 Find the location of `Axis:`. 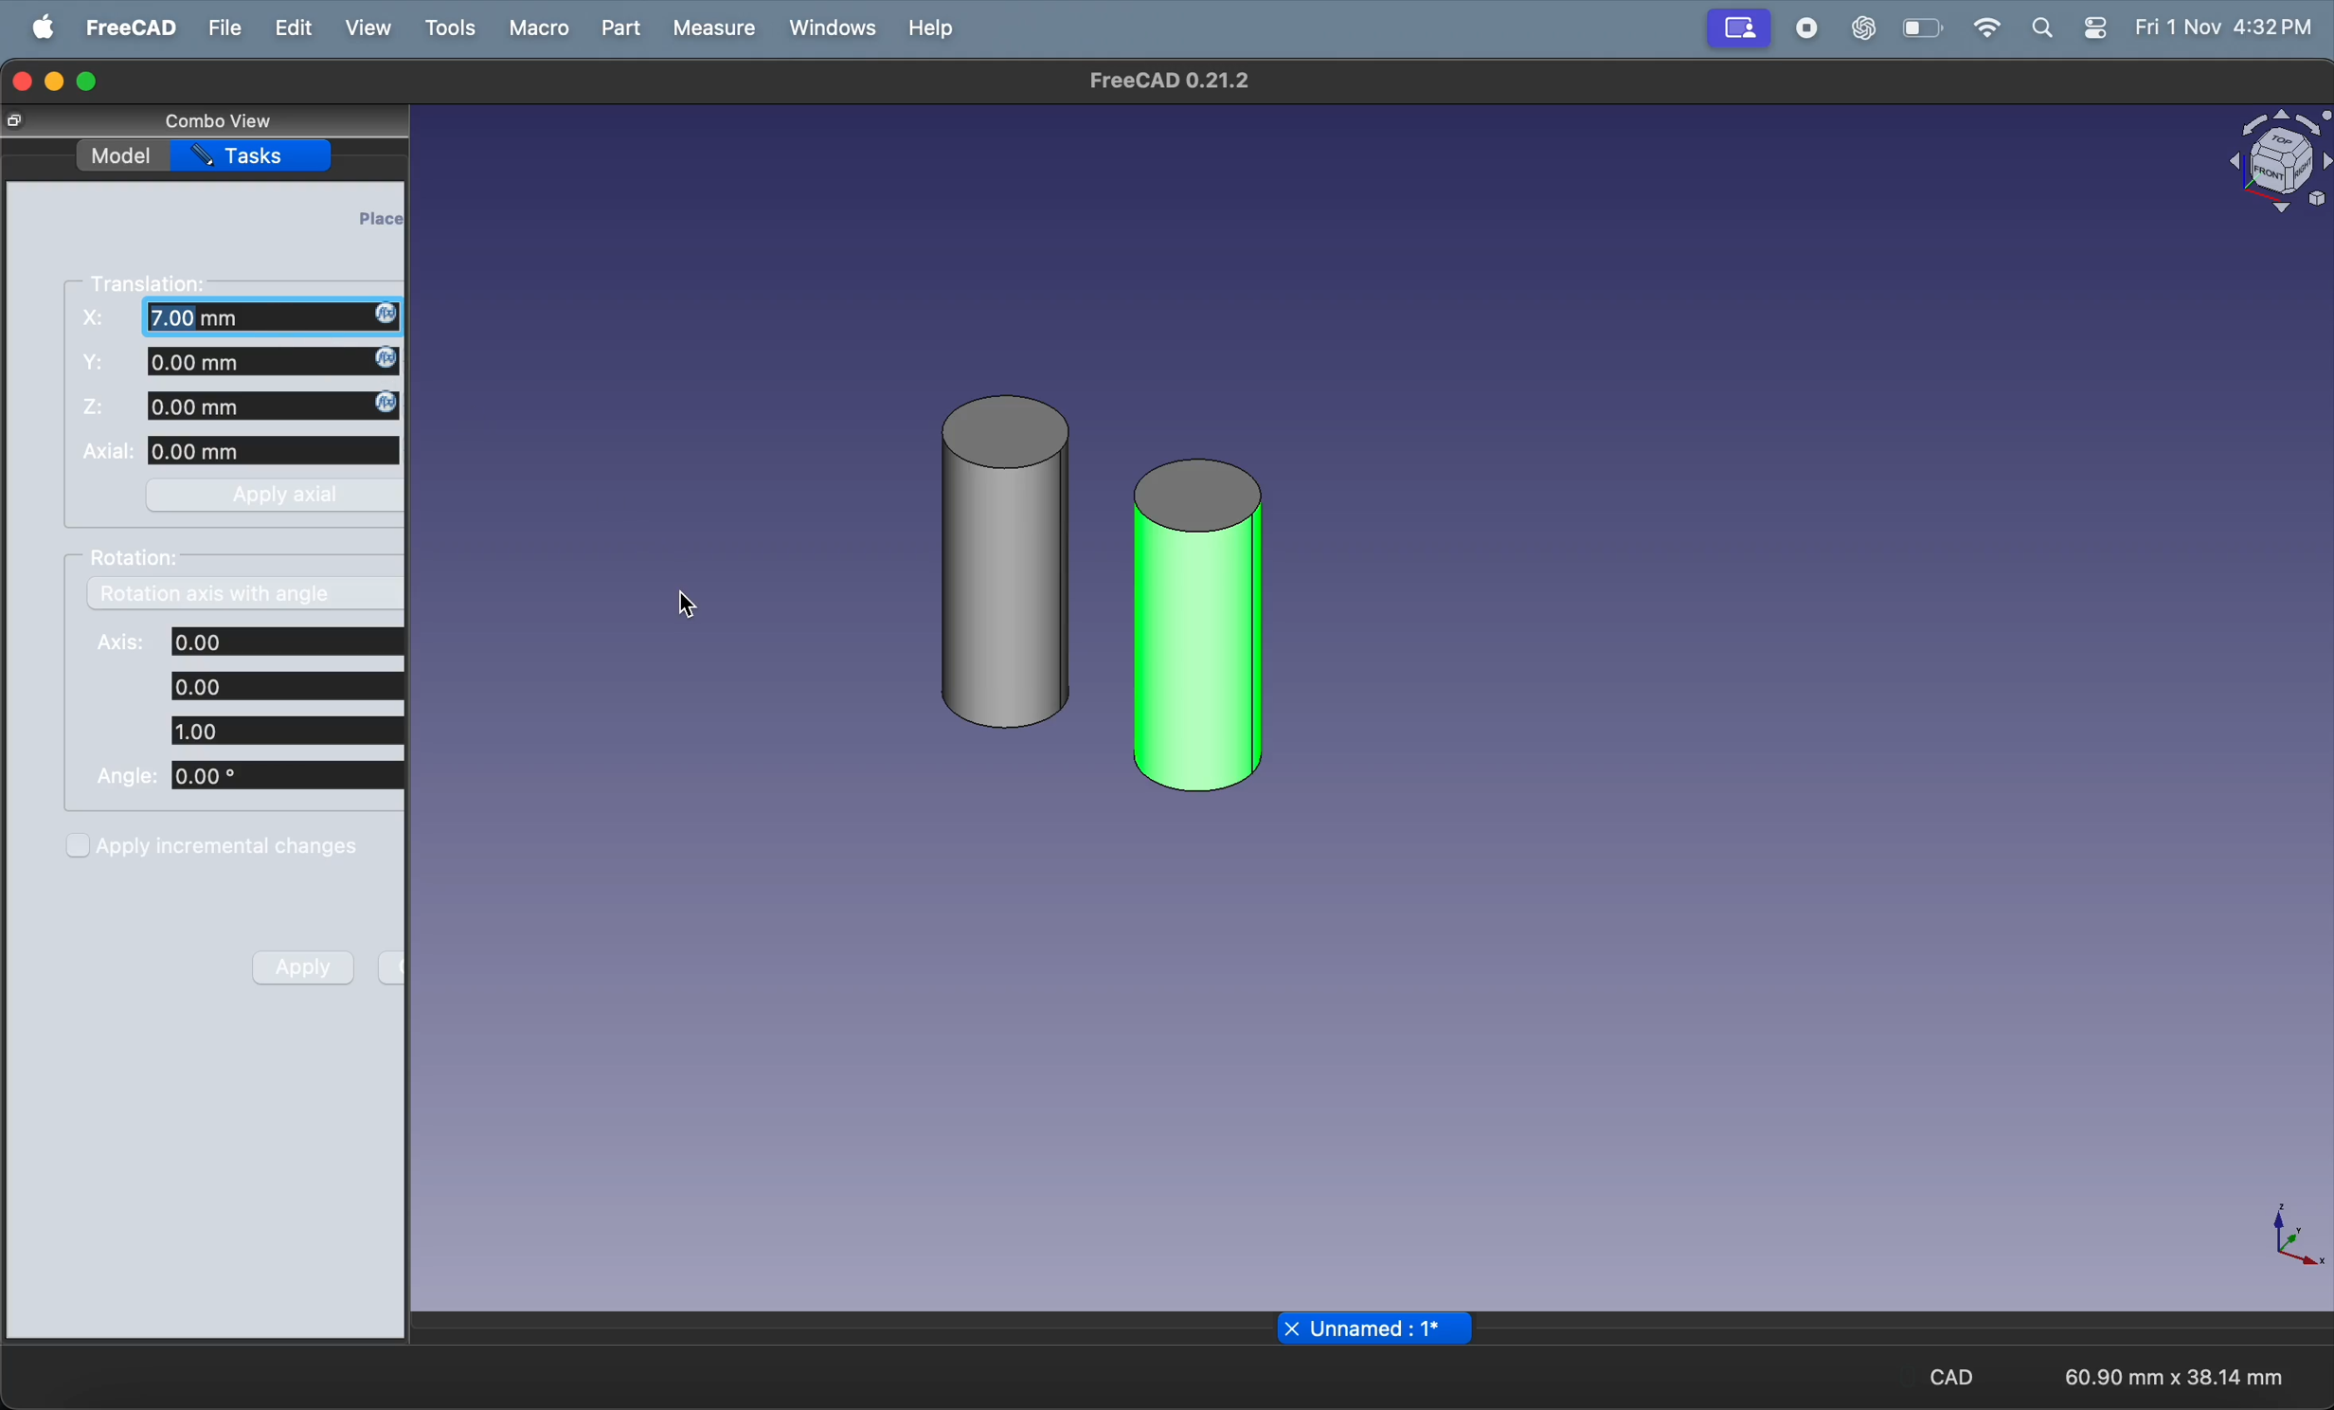

Axis: is located at coordinates (116, 643).